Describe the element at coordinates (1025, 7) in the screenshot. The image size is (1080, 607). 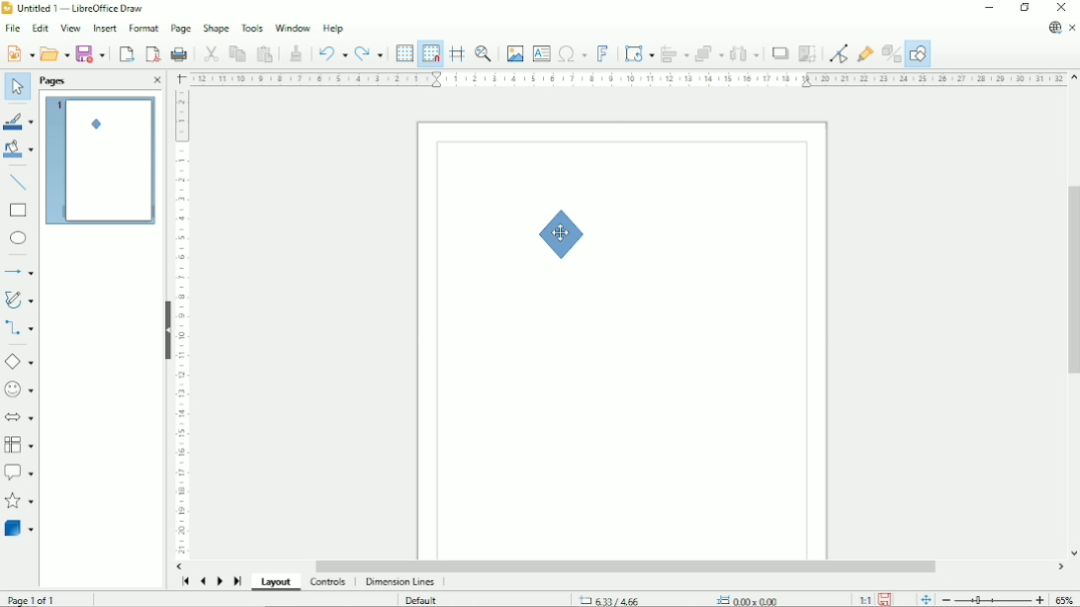
I see `Restore down` at that location.